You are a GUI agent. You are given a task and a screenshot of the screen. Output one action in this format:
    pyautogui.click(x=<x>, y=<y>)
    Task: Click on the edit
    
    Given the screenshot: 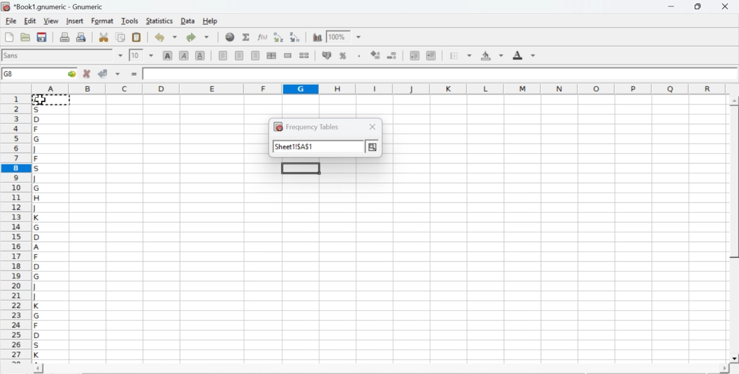 What is the action you would take?
    pyautogui.click(x=30, y=21)
    